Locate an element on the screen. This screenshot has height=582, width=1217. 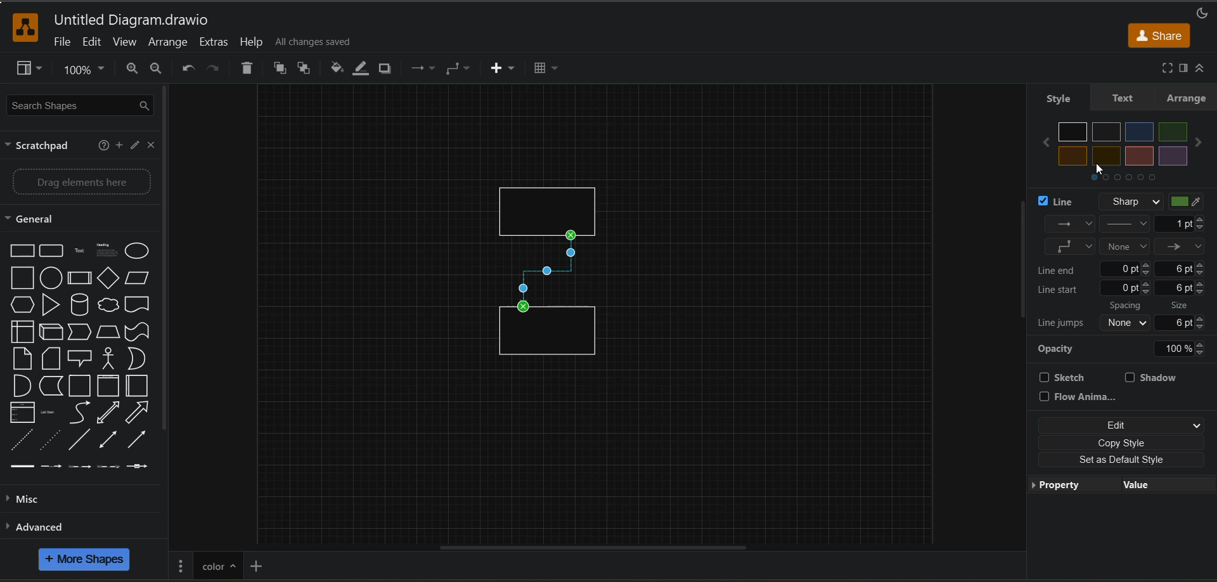
rectangle is located at coordinates (553, 204).